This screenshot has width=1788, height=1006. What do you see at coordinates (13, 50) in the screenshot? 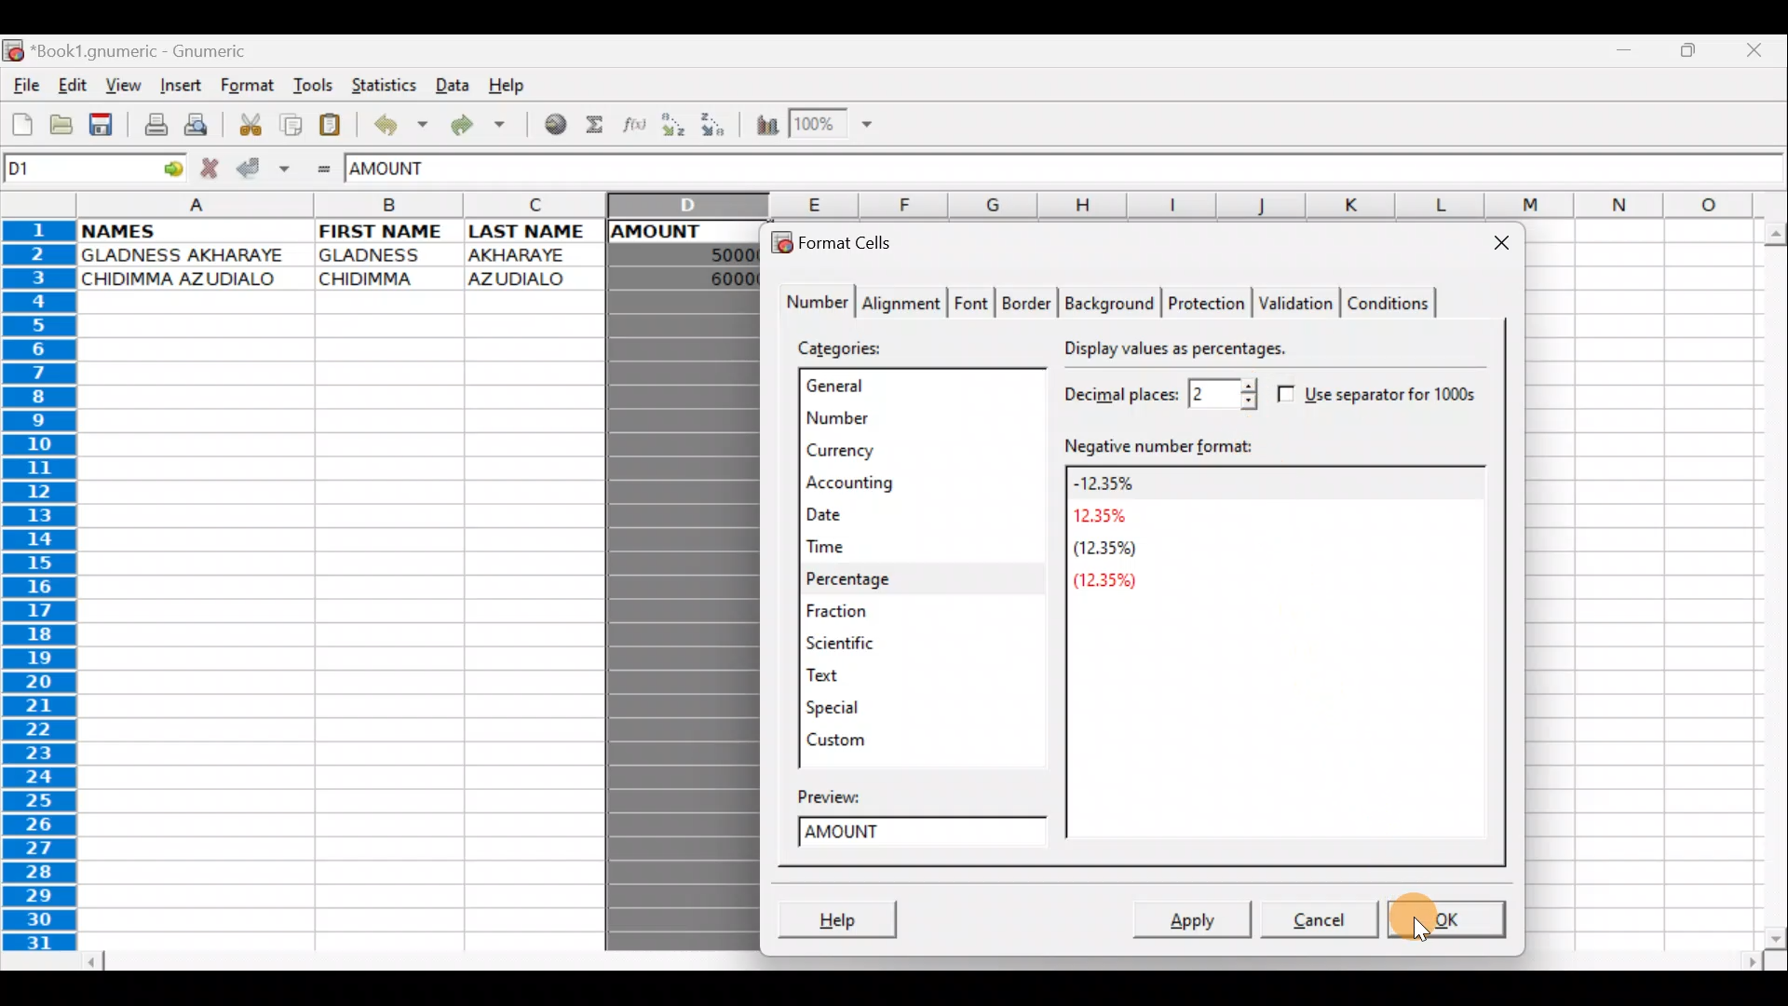
I see `Gnumeric logo` at bounding box center [13, 50].